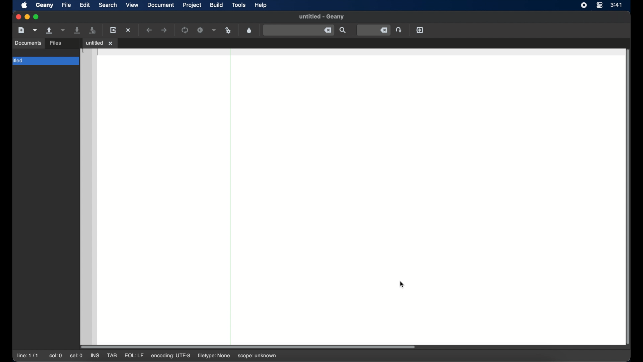 The width and height of the screenshot is (643, 362). What do you see at coordinates (113, 356) in the screenshot?
I see `tab` at bounding box center [113, 356].